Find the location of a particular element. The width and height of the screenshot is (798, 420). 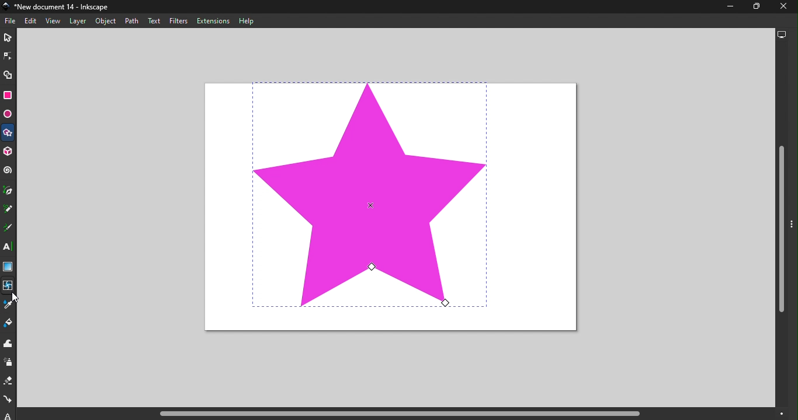

Pencil tool is located at coordinates (8, 211).